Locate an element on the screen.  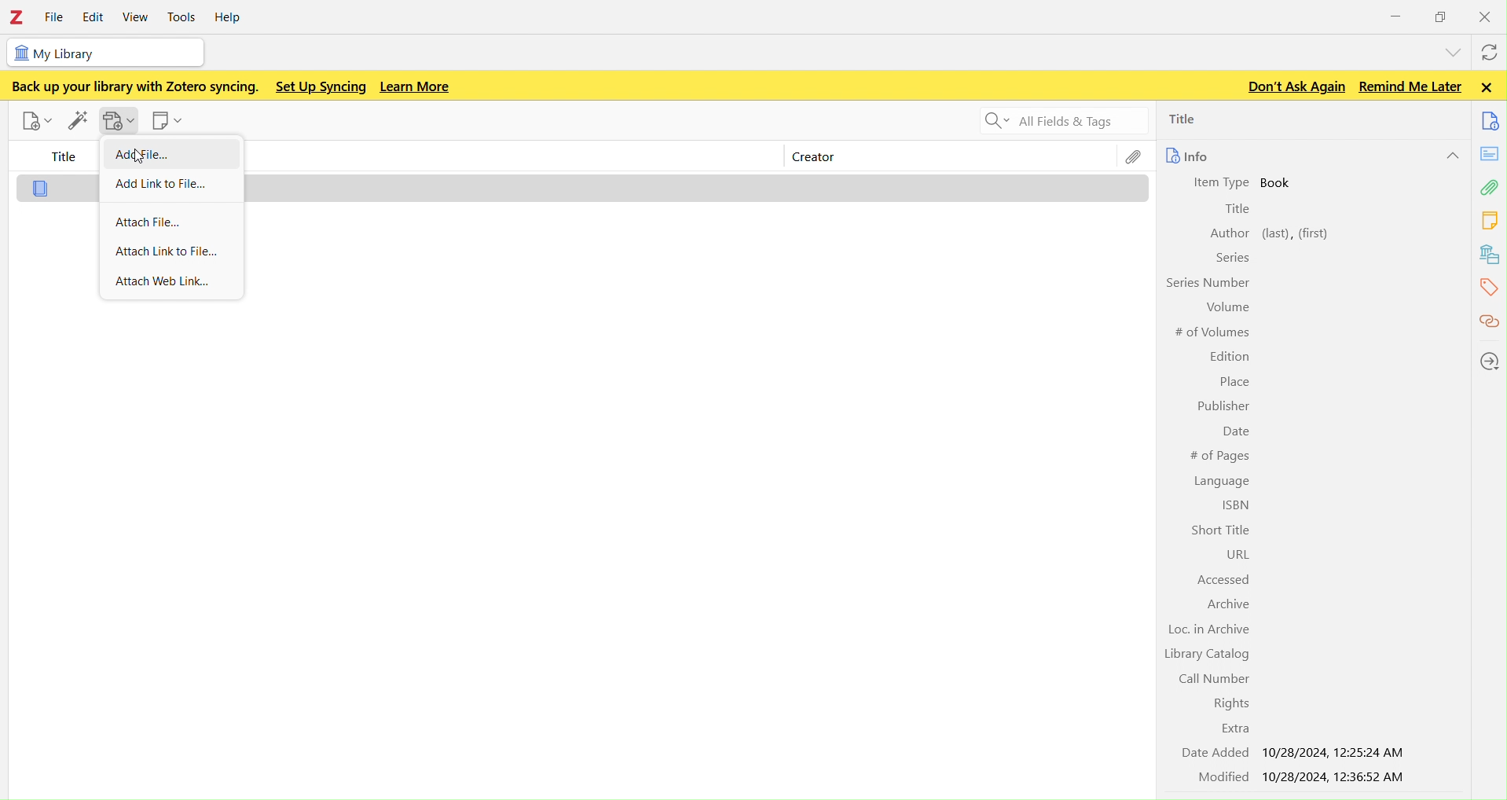
new item is located at coordinates (33, 119).